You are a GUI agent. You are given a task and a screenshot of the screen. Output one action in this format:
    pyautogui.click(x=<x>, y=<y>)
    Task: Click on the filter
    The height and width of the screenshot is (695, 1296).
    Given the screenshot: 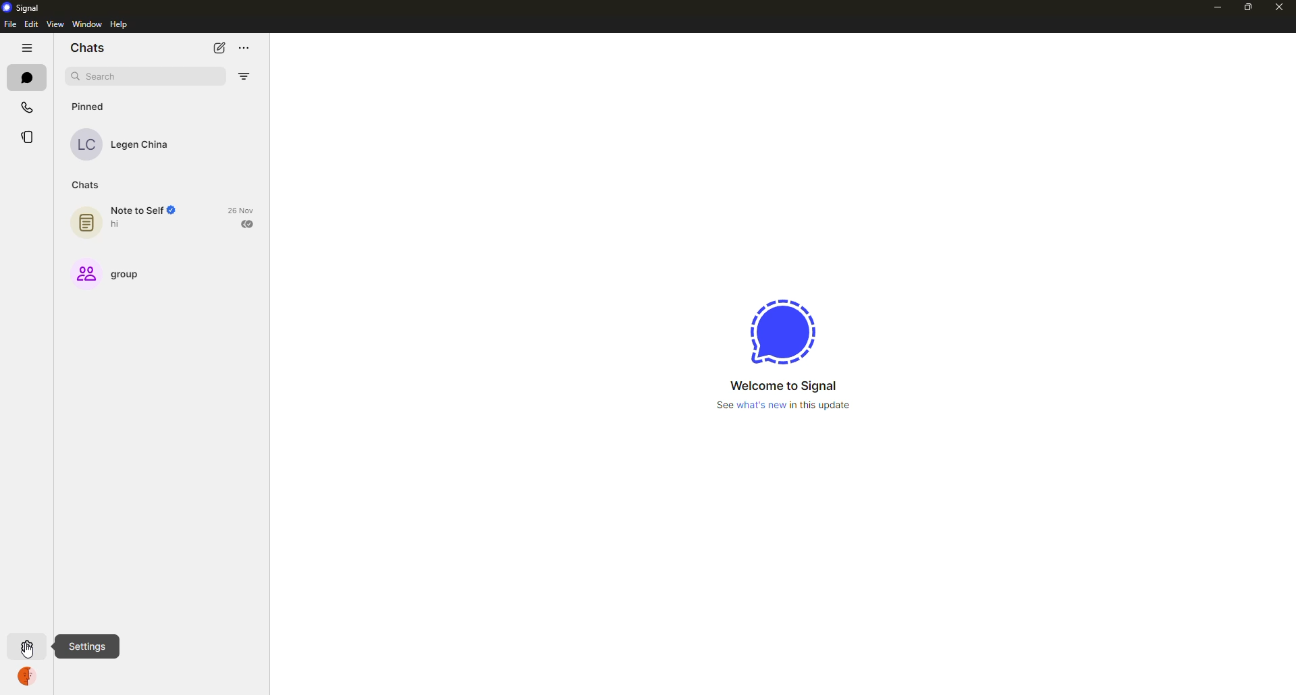 What is the action you would take?
    pyautogui.click(x=246, y=76)
    